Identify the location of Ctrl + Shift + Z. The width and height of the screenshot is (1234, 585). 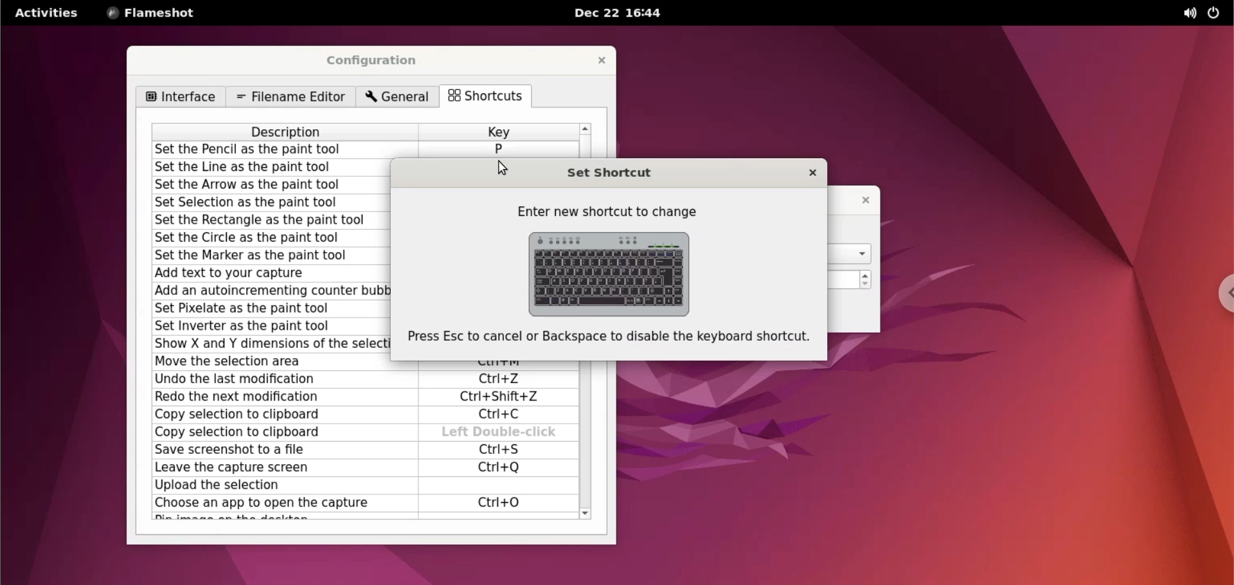
(505, 398).